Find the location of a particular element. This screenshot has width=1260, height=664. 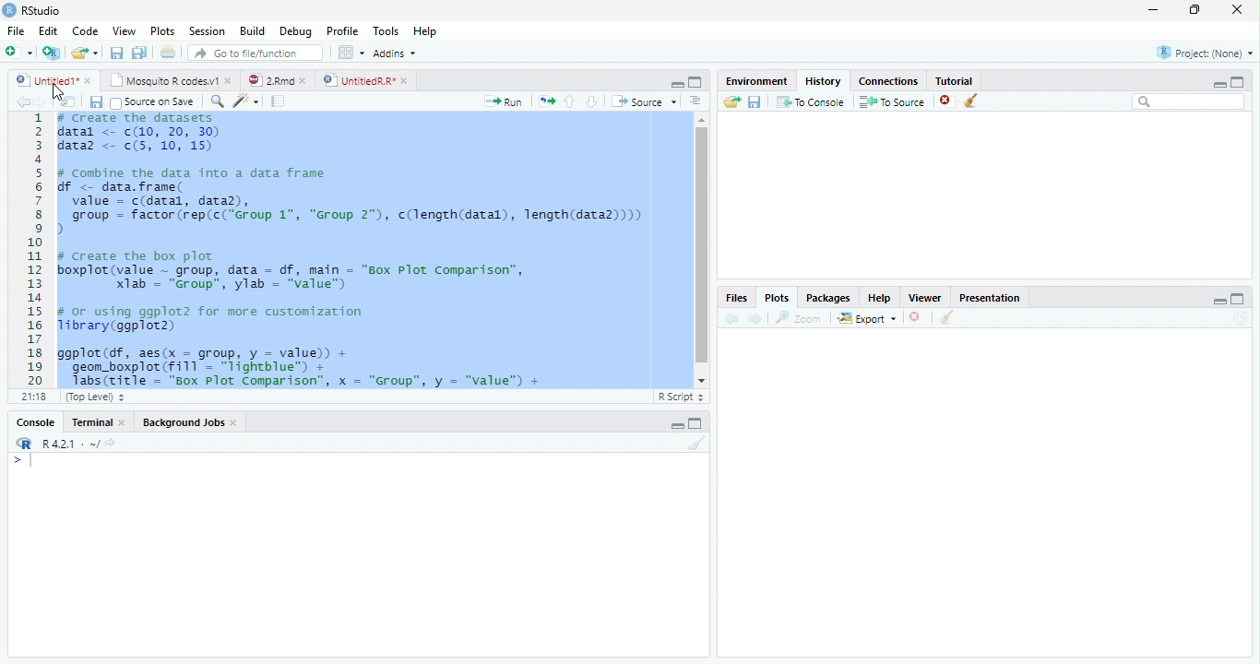

To Source is located at coordinates (893, 101).